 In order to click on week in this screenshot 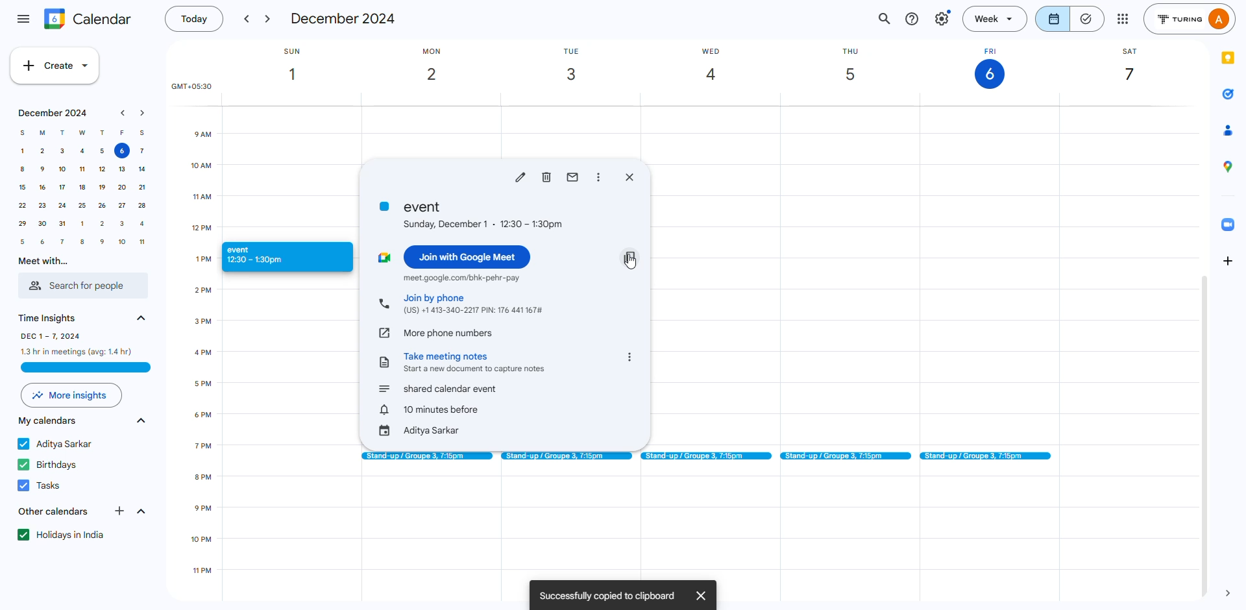, I will do `click(997, 18)`.